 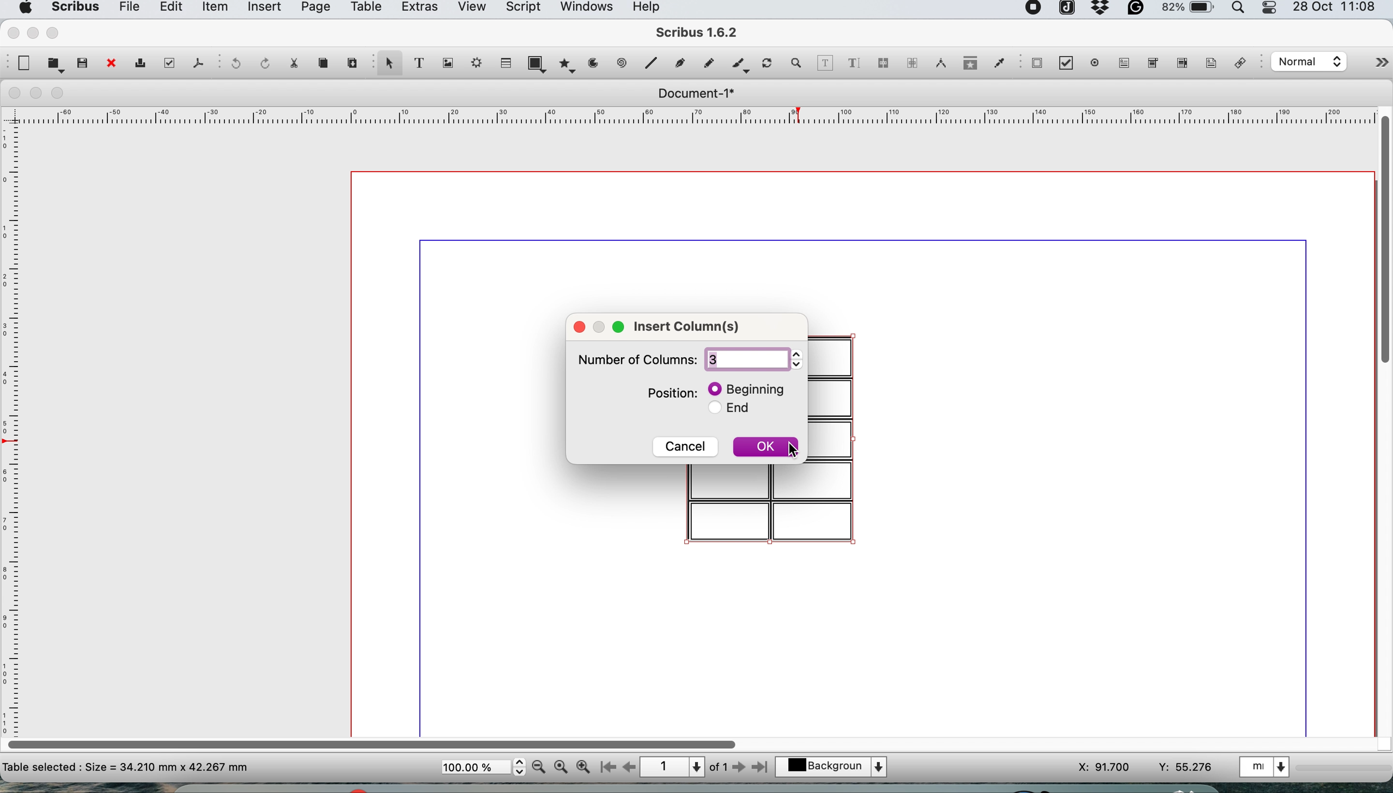 What do you see at coordinates (1241, 10) in the screenshot?
I see `spotlight search` at bounding box center [1241, 10].